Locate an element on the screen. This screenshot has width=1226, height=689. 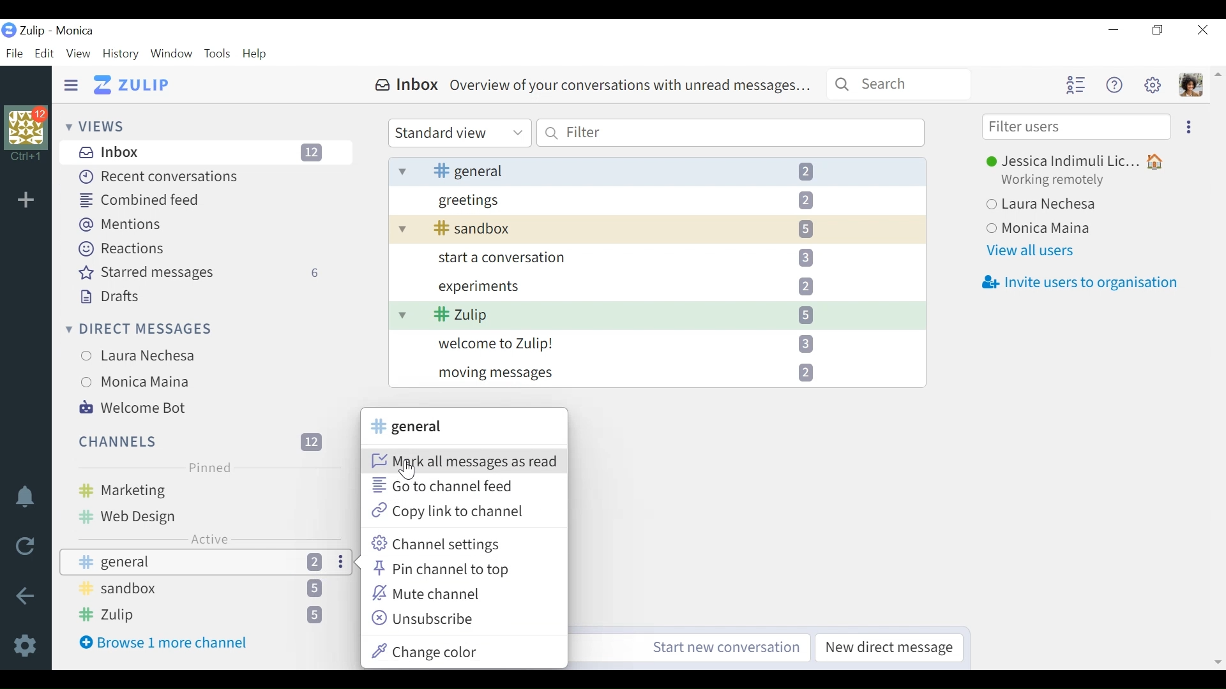
Mentions is located at coordinates (121, 225).